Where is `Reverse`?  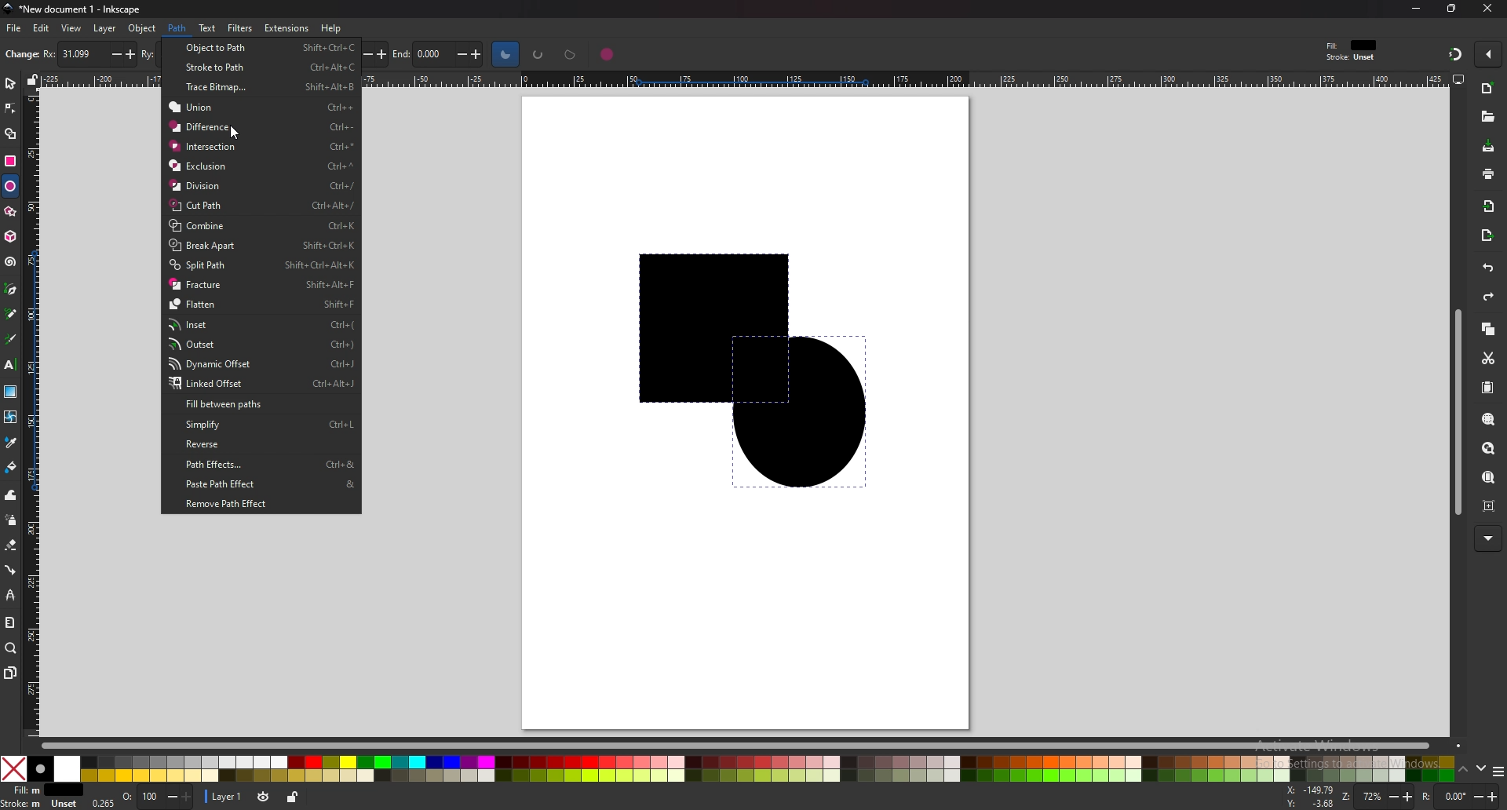
Reverse is located at coordinates (257, 445).